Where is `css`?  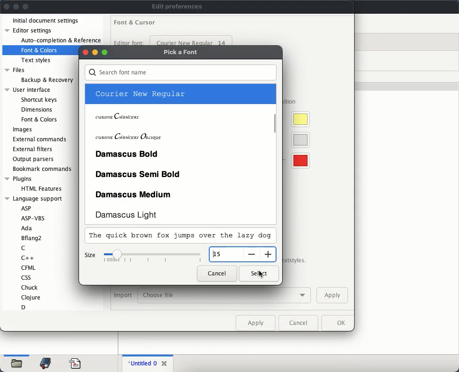 css is located at coordinates (25, 277).